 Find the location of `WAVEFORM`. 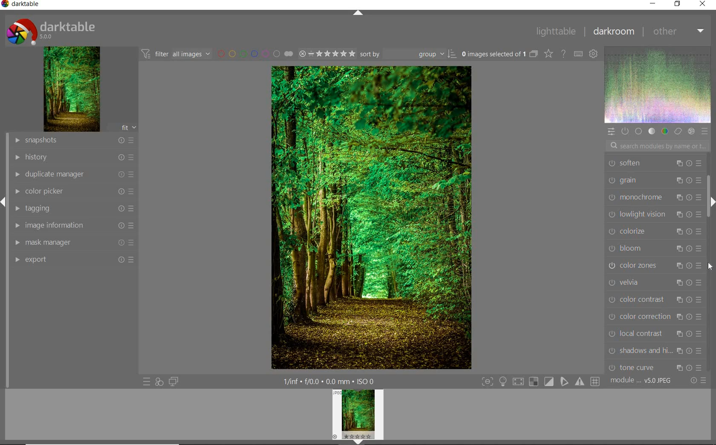

WAVEFORM is located at coordinates (658, 85).